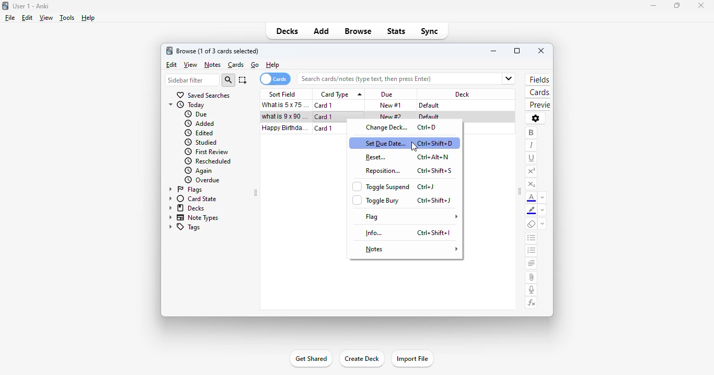  What do you see at coordinates (536, 119) in the screenshot?
I see `options` at bounding box center [536, 119].